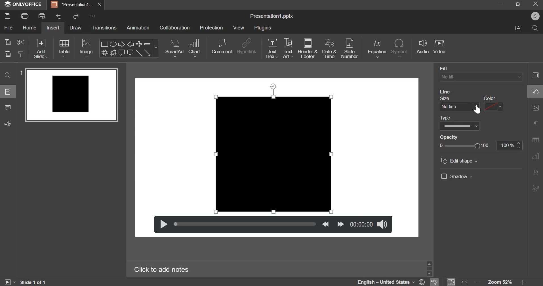  I want to click on draw, so click(76, 28).